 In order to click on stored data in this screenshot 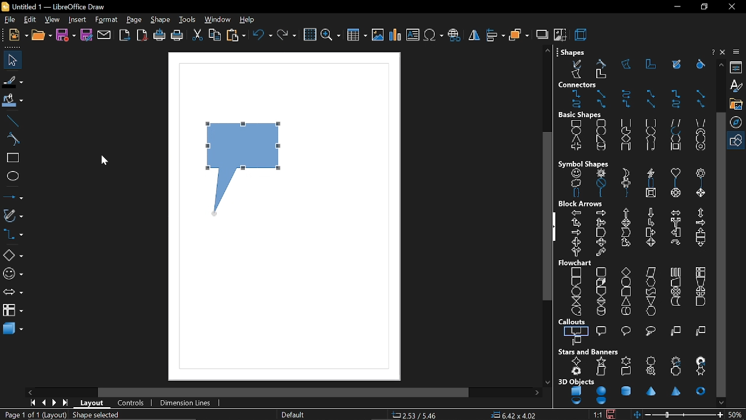, I will do `click(675, 302)`.